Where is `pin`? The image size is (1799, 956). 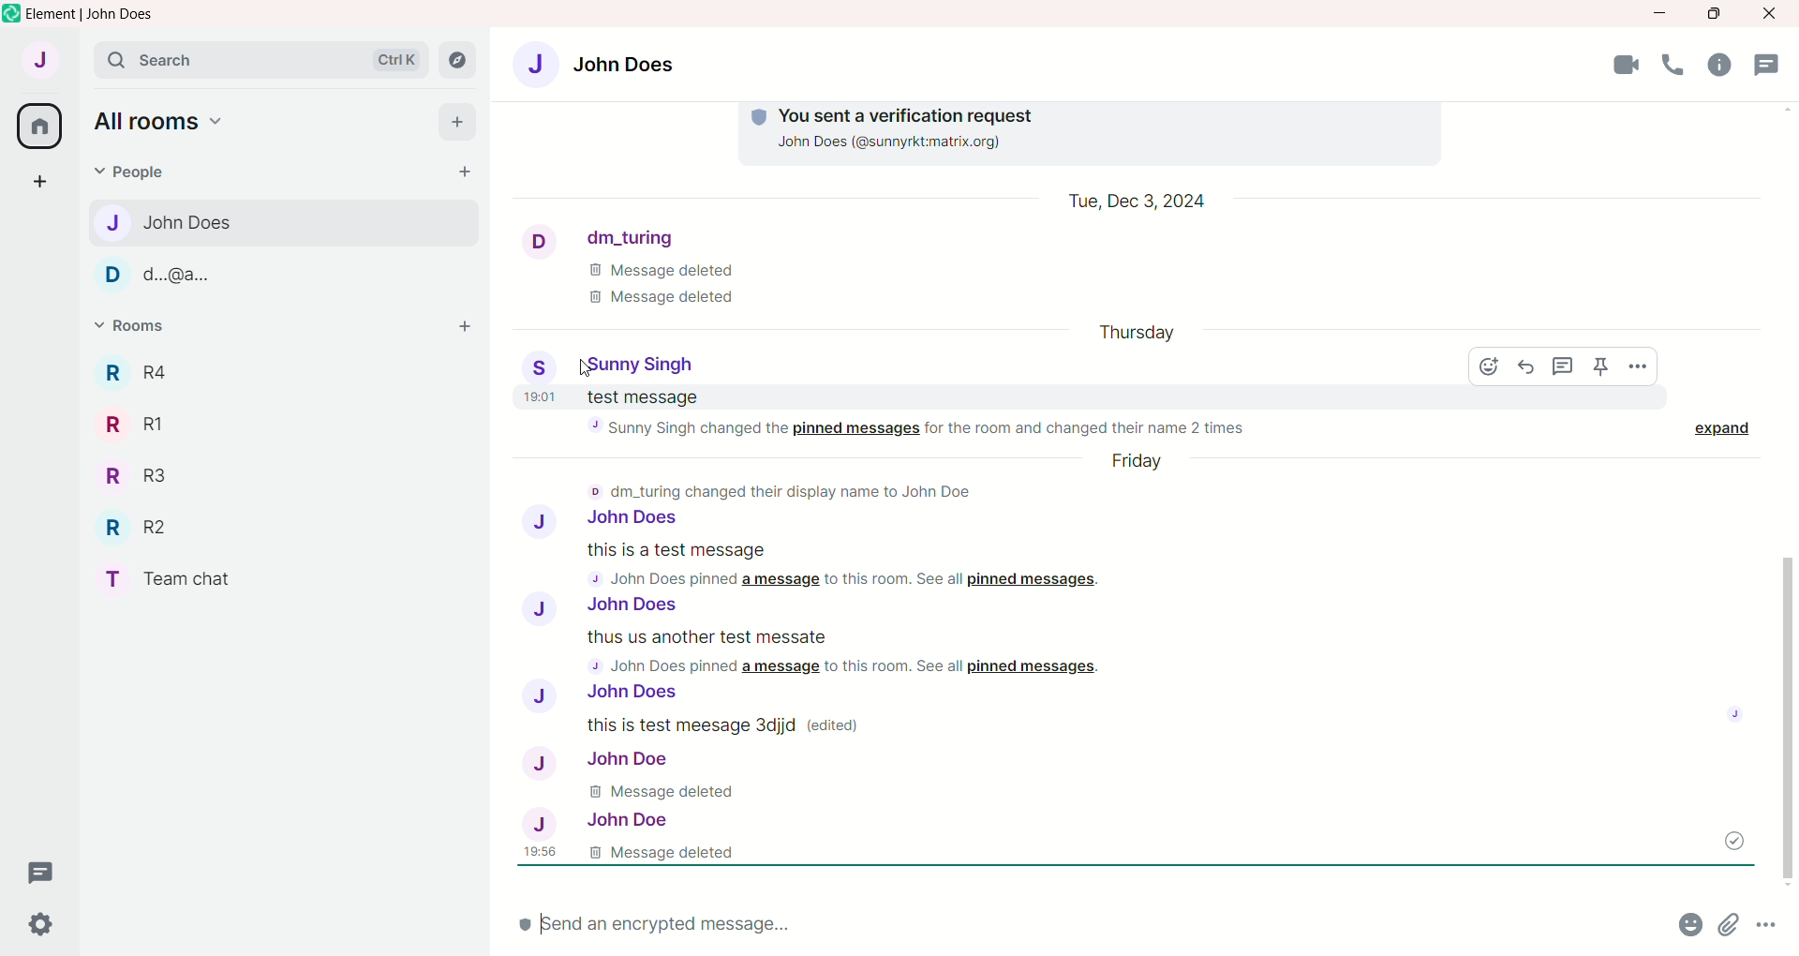
pin is located at coordinates (1600, 366).